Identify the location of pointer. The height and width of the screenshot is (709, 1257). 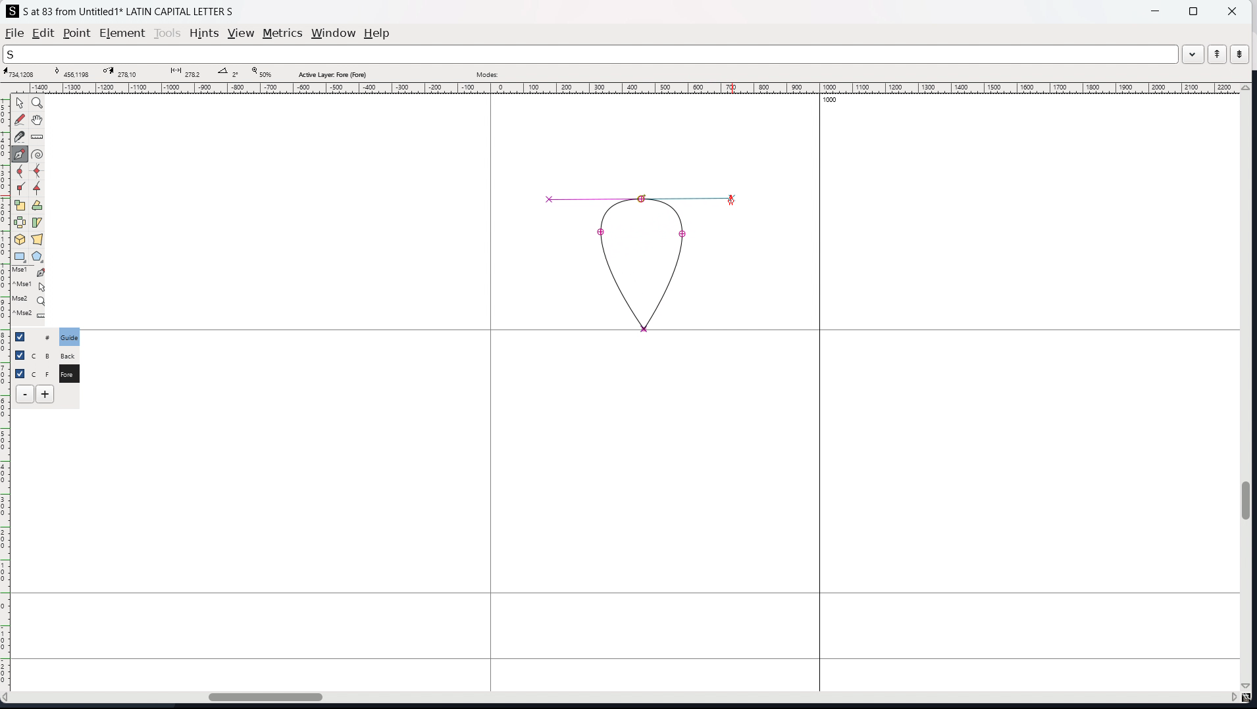
(20, 103).